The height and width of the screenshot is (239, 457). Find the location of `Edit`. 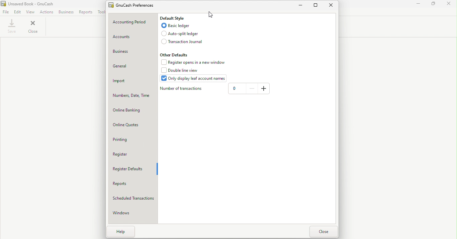

Edit is located at coordinates (18, 12).